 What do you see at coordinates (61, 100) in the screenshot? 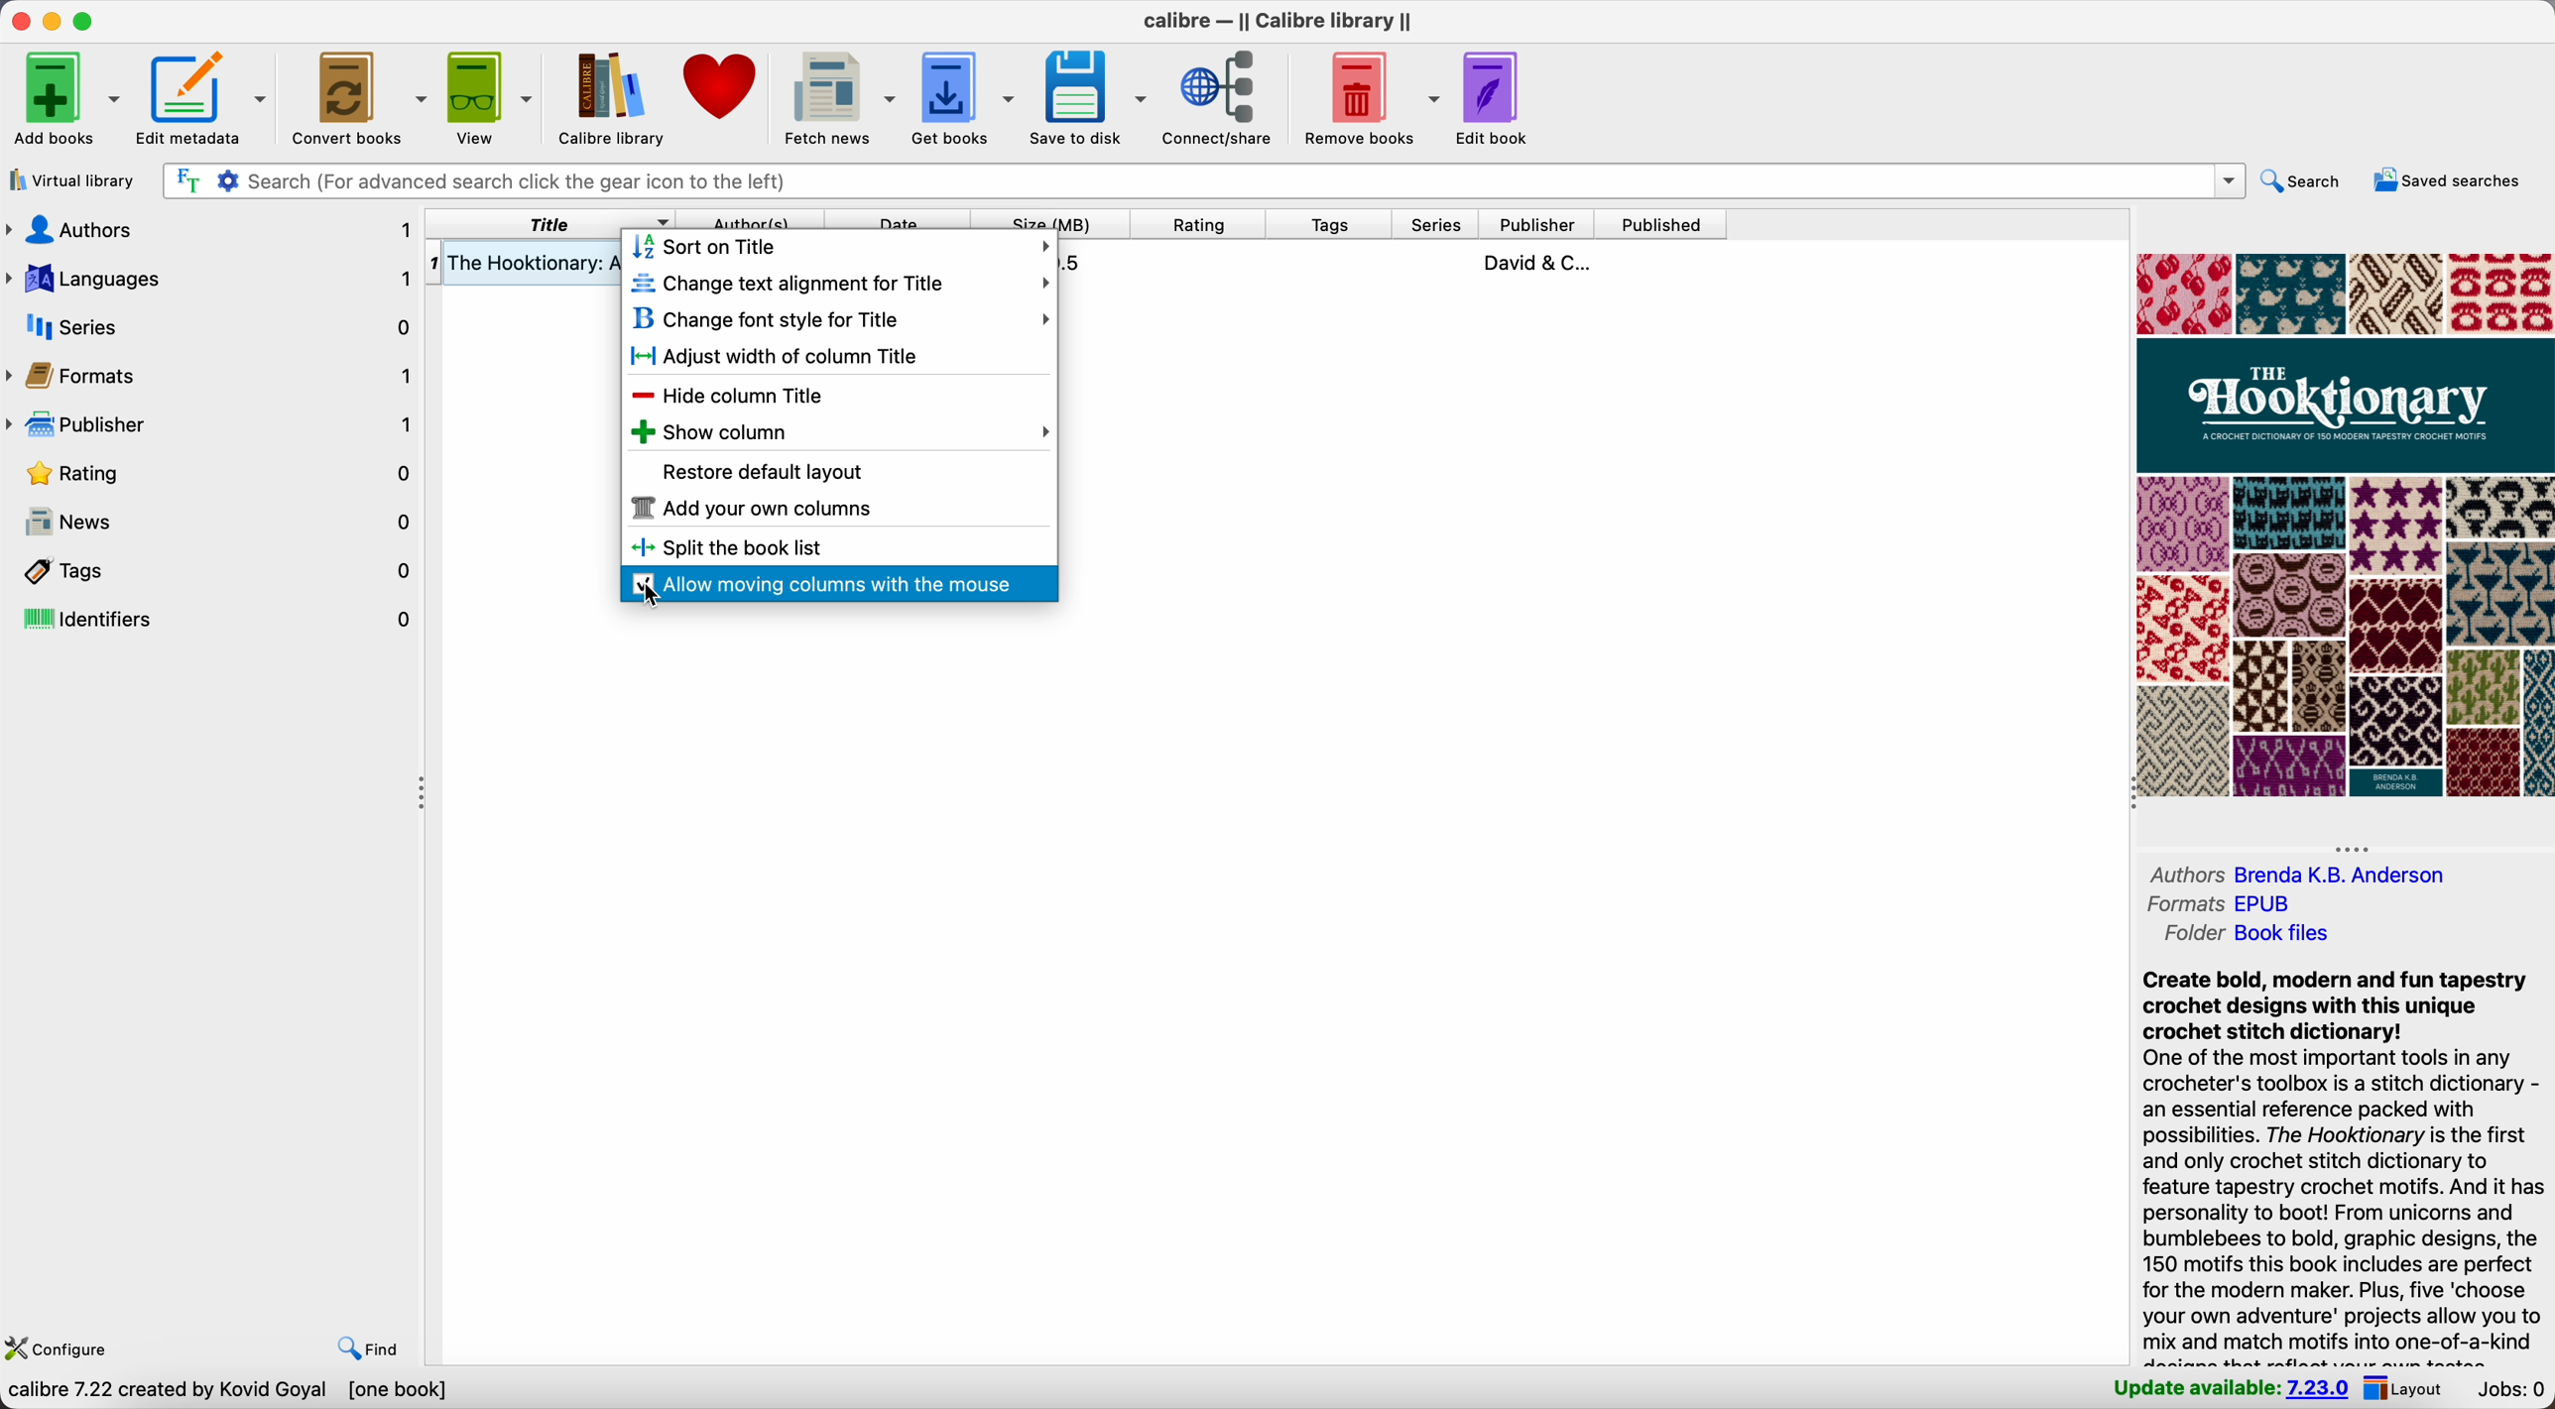
I see `add books` at bounding box center [61, 100].